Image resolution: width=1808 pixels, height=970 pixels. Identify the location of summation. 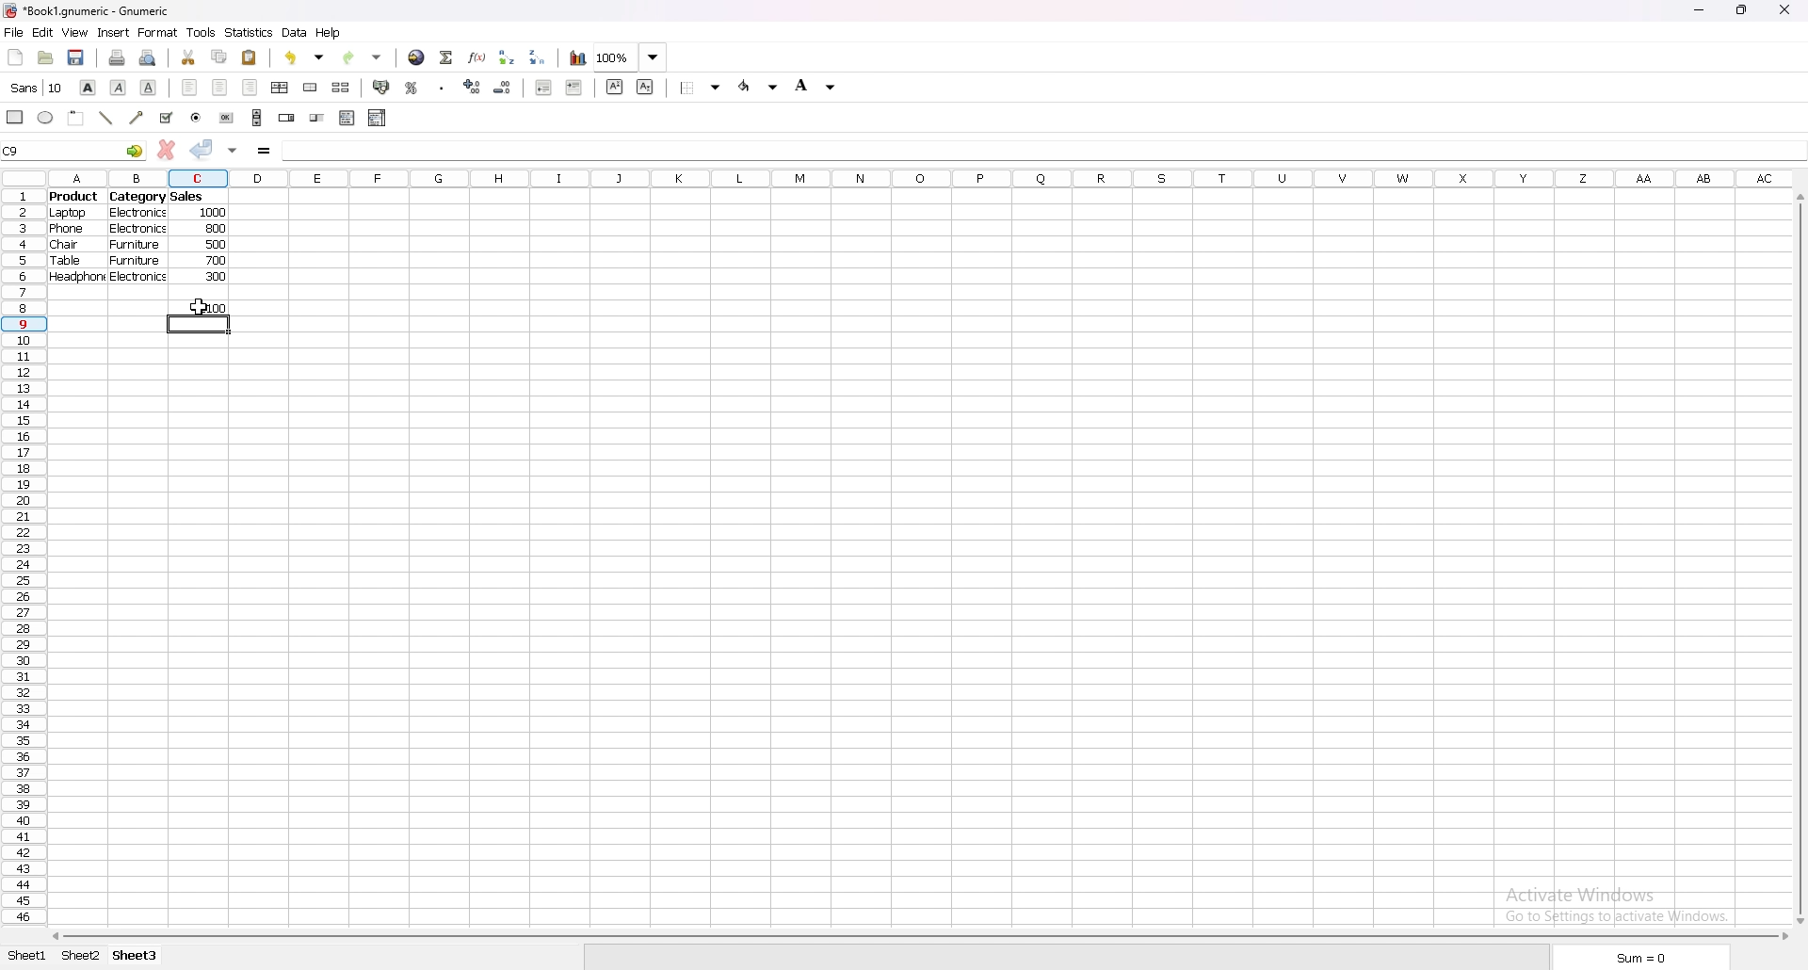
(448, 57).